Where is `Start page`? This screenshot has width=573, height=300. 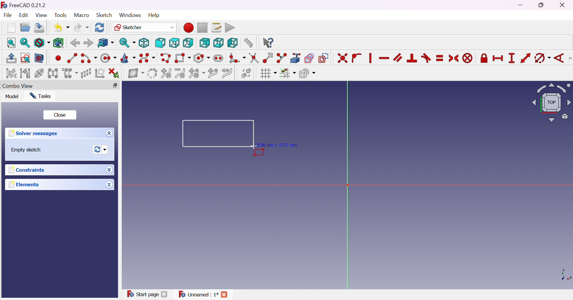
Start page is located at coordinates (141, 294).